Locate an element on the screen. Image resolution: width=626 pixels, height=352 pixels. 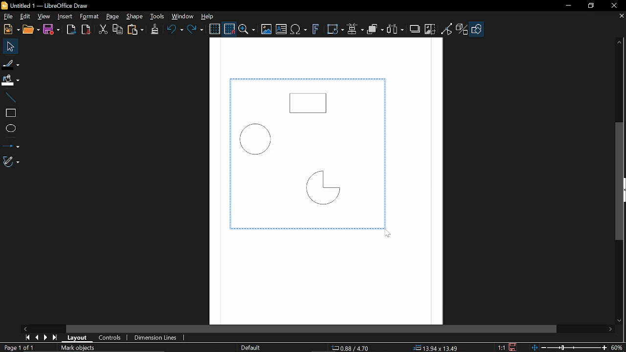
FiIl color is located at coordinates (11, 78).